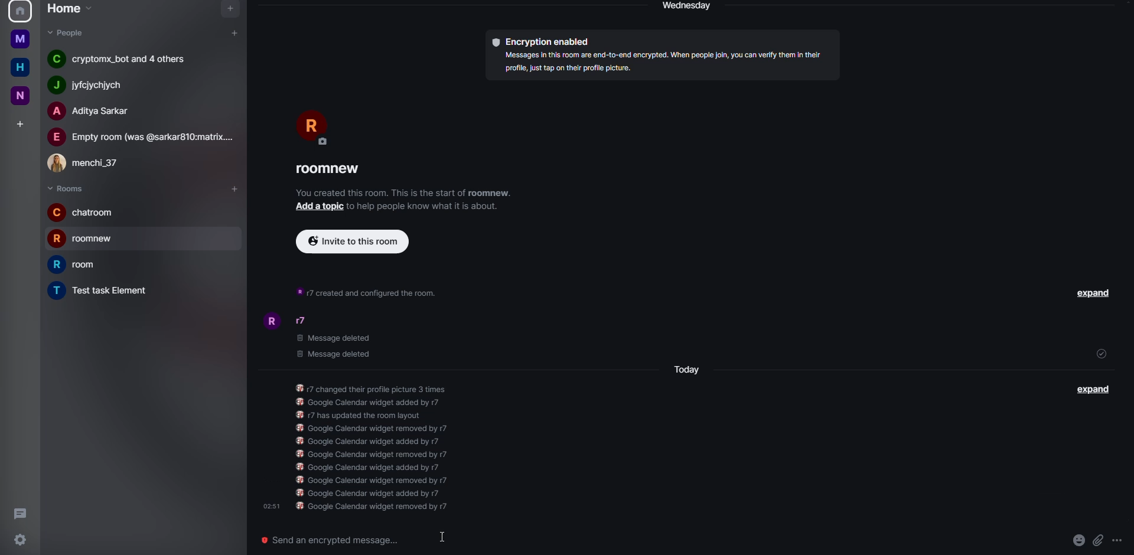 The image size is (1134, 555). What do you see at coordinates (79, 266) in the screenshot?
I see `room` at bounding box center [79, 266].